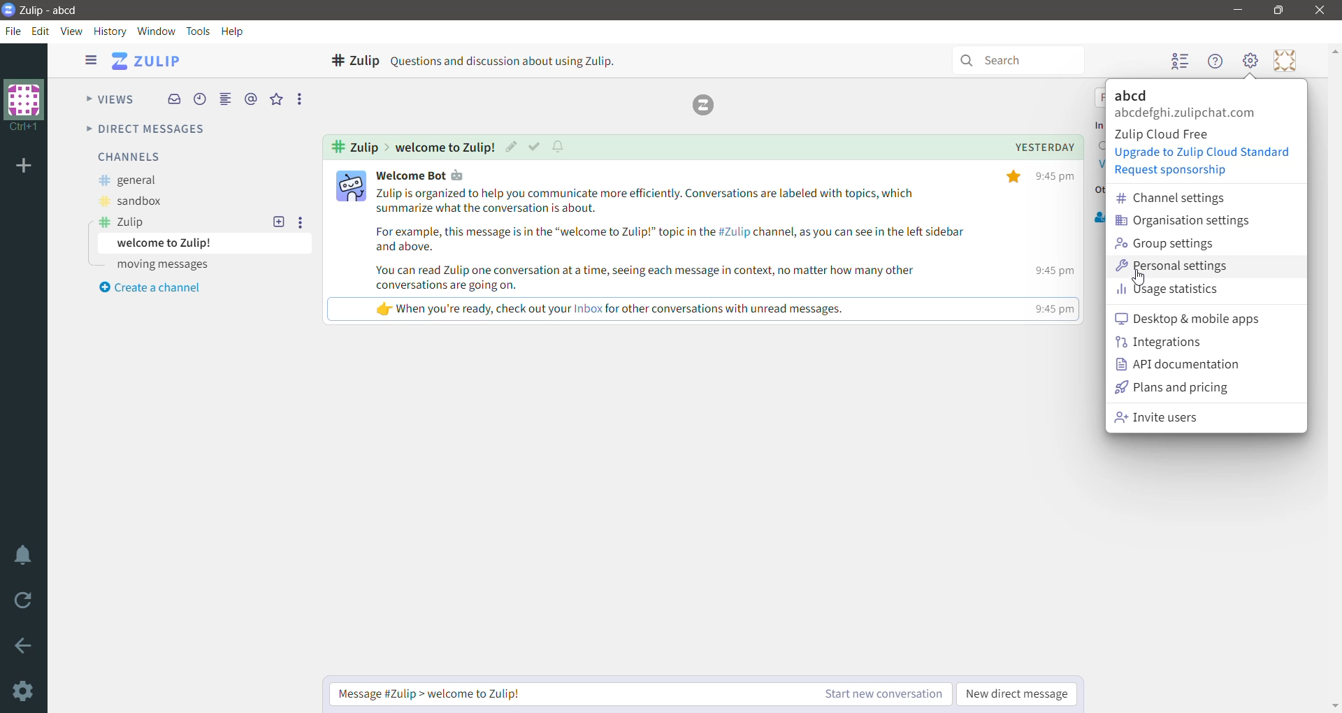 The height and width of the screenshot is (713, 1342). I want to click on Direct messages, so click(143, 130).